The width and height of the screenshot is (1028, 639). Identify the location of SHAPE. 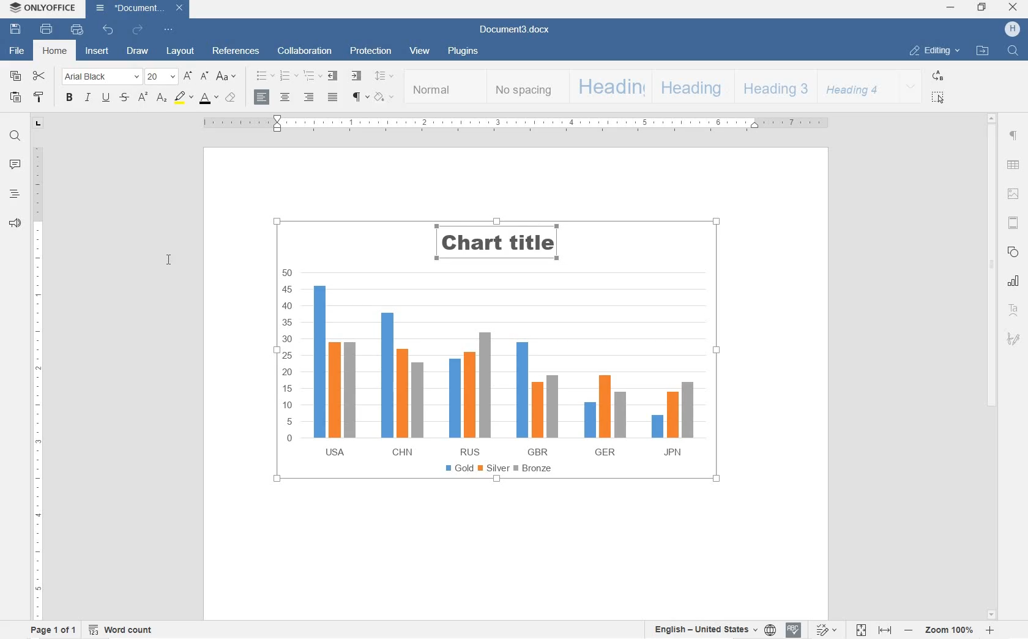
(1012, 252).